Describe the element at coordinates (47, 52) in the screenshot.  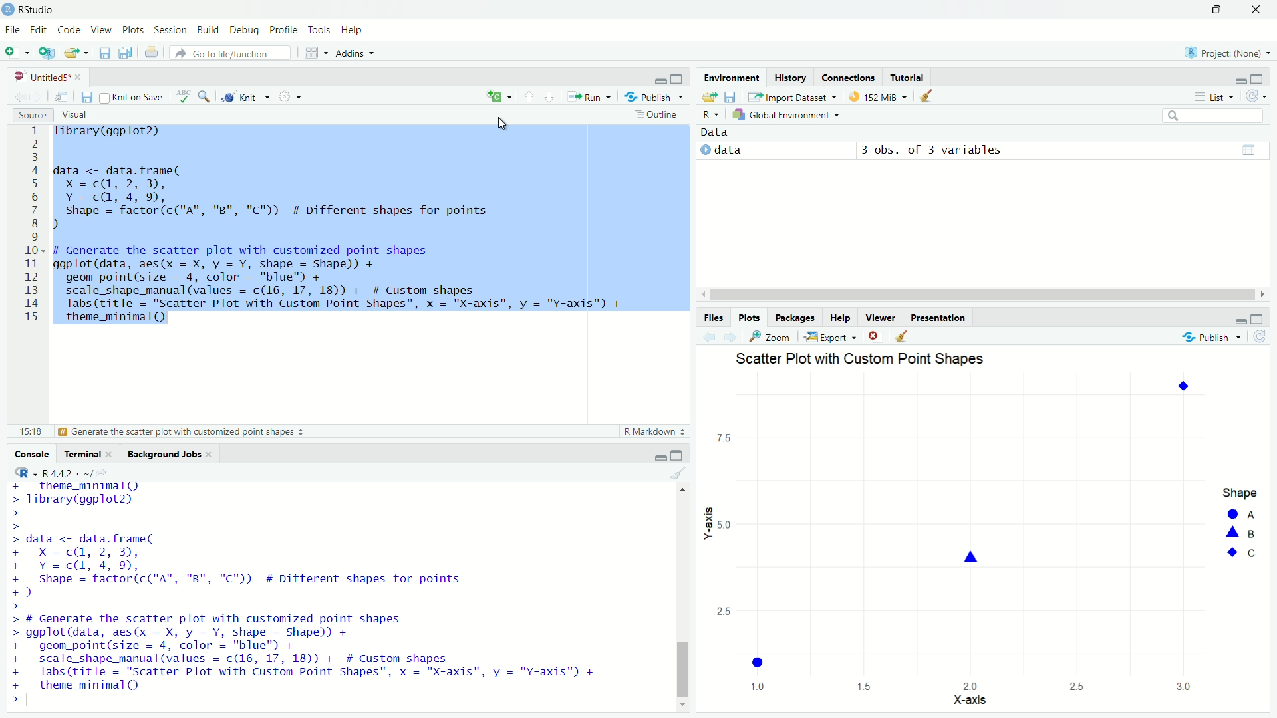
I see `Create a project` at that location.